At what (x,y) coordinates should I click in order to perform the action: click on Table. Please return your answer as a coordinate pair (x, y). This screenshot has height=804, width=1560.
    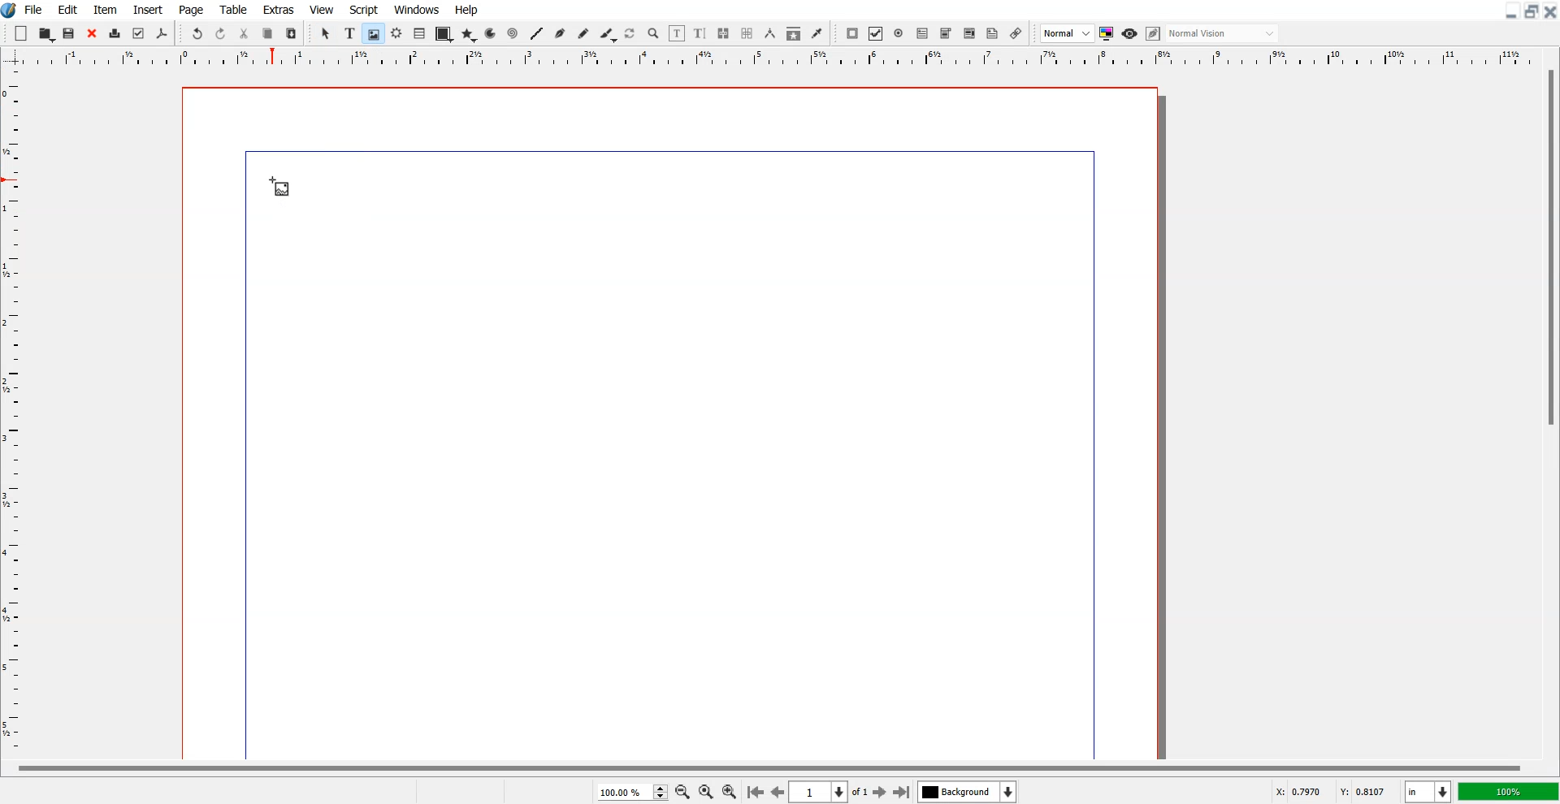
    Looking at the image, I should click on (419, 34).